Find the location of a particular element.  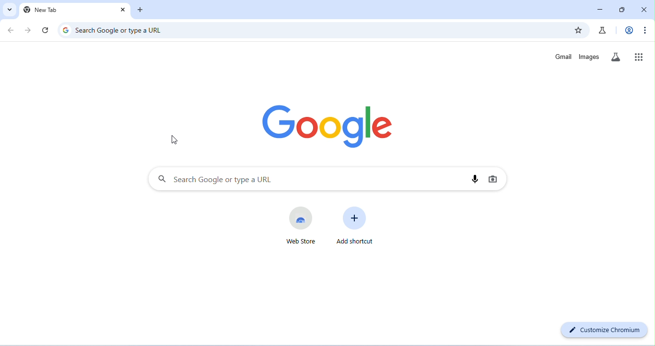

google apps is located at coordinates (639, 57).